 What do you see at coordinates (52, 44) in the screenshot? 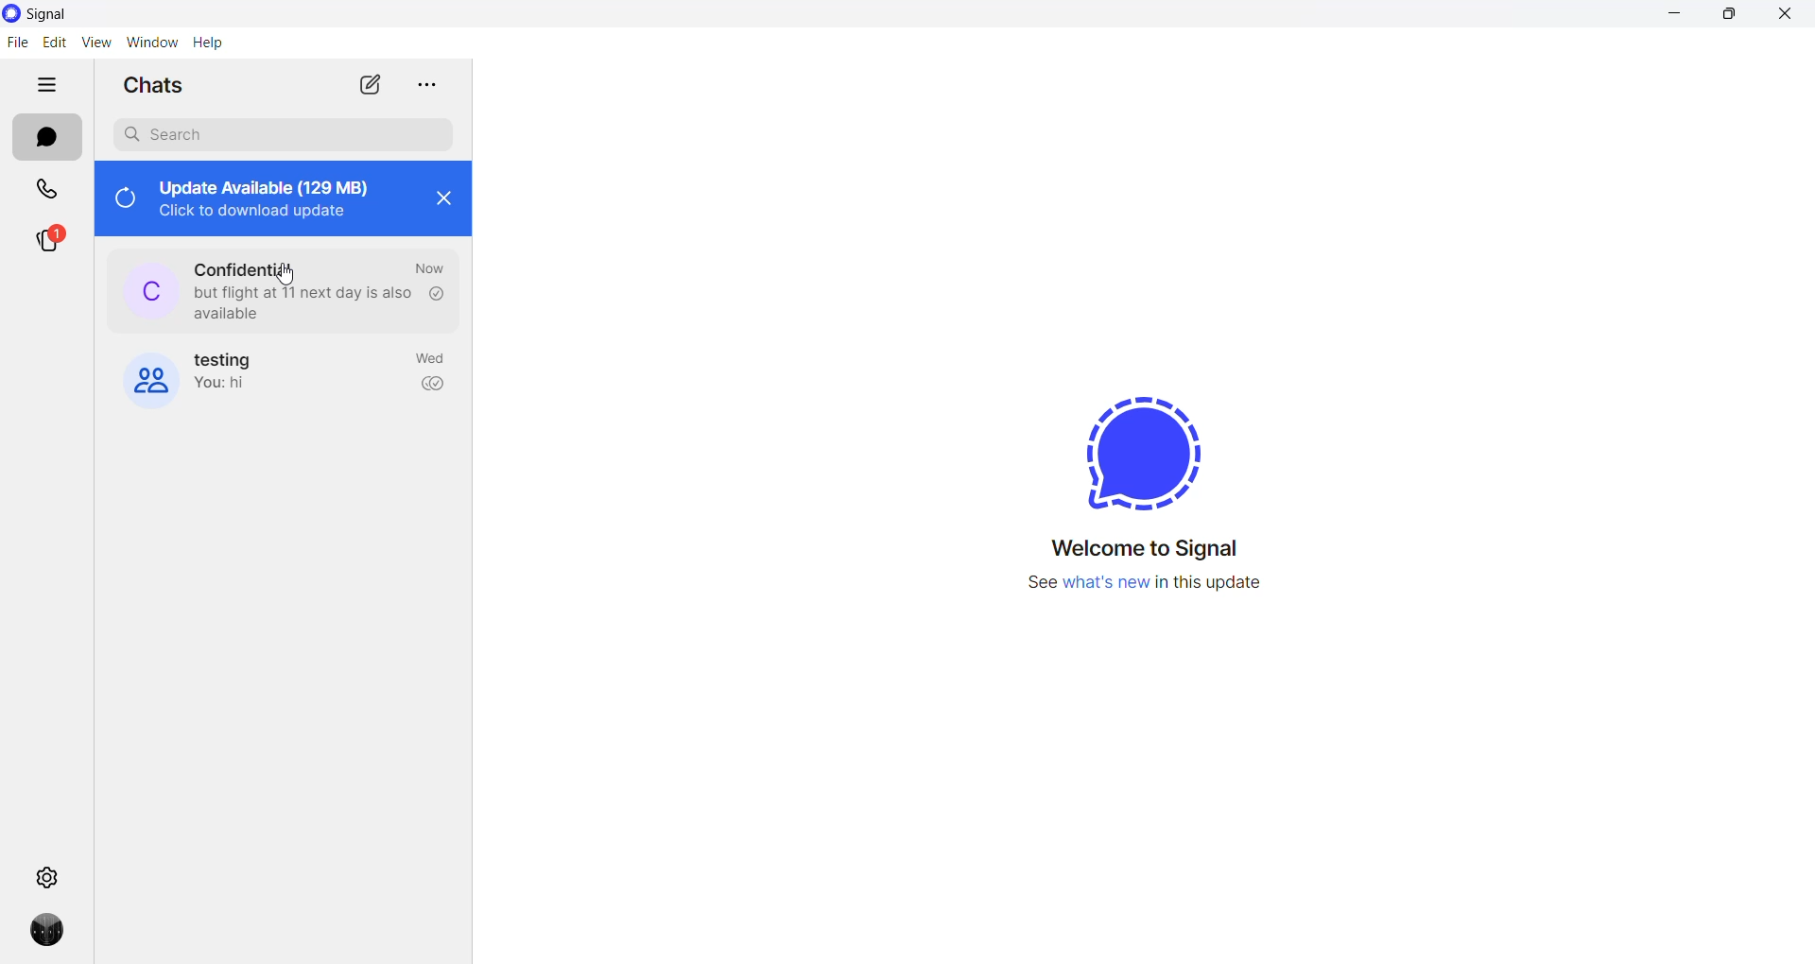
I see `edit` at bounding box center [52, 44].